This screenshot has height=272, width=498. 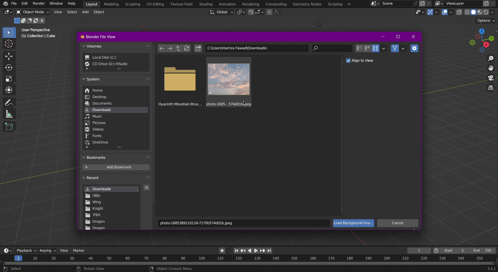 What do you see at coordinates (94, 195) in the screenshot?
I see `OBJs` at bounding box center [94, 195].